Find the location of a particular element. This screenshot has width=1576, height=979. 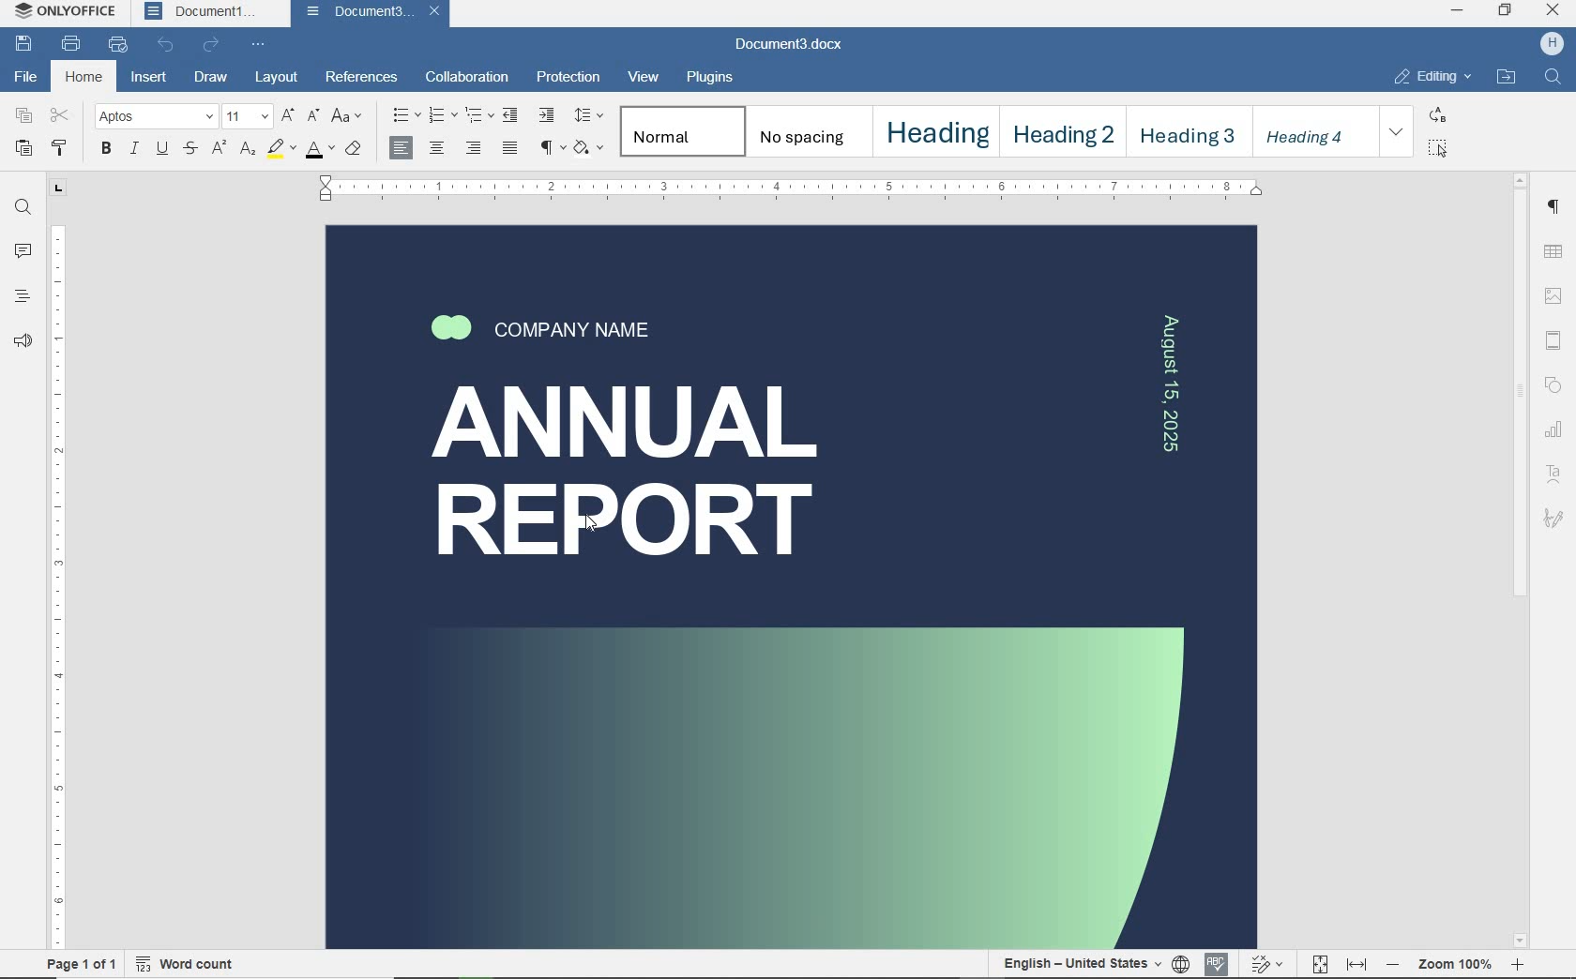

font color is located at coordinates (322, 152).